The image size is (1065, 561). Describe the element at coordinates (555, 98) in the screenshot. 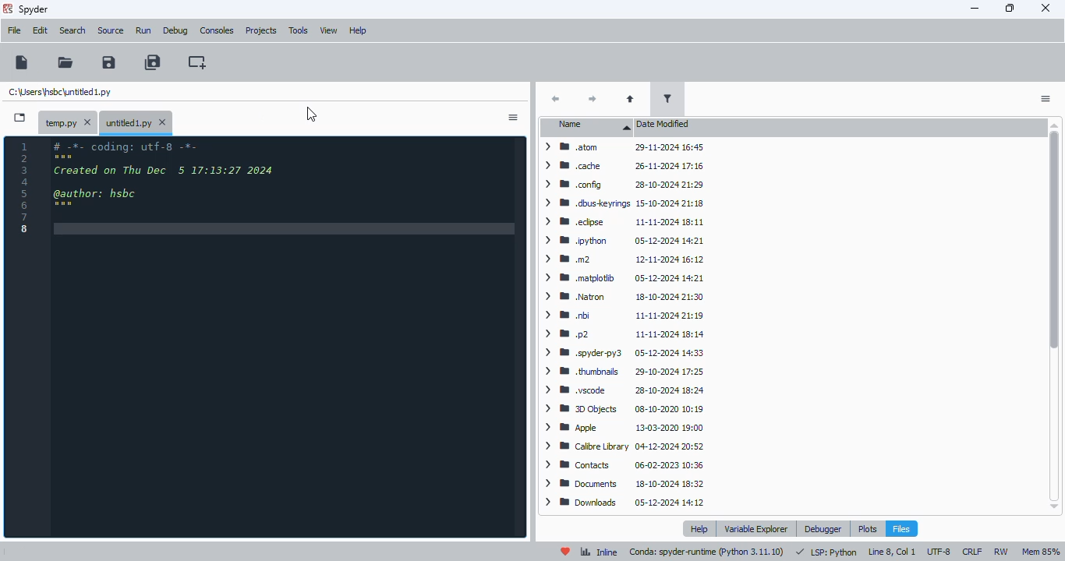

I see `back` at that location.